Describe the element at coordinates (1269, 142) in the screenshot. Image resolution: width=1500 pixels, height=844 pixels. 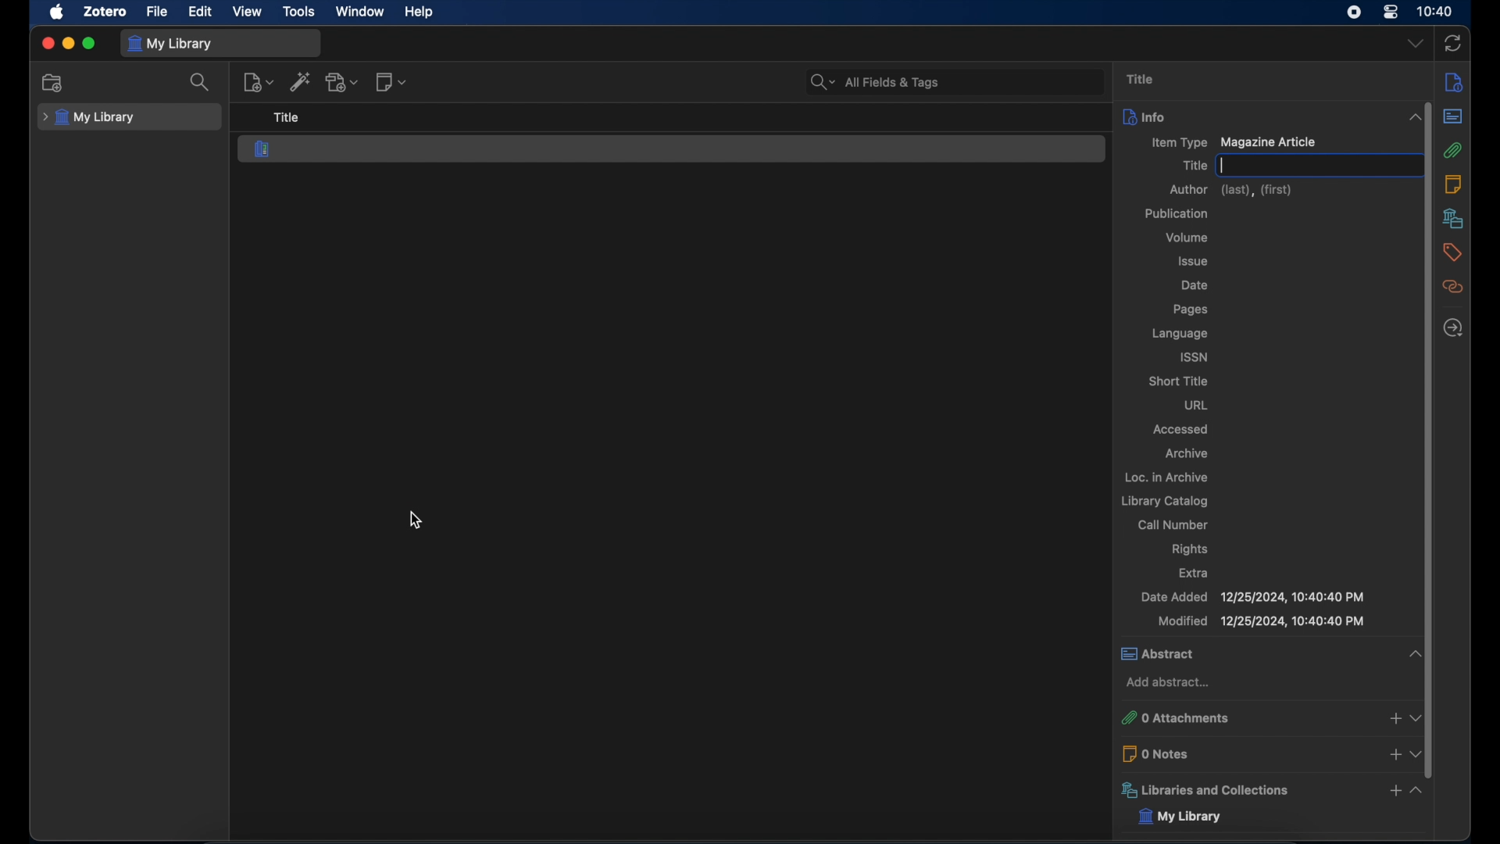
I see `Magazine Article` at that location.